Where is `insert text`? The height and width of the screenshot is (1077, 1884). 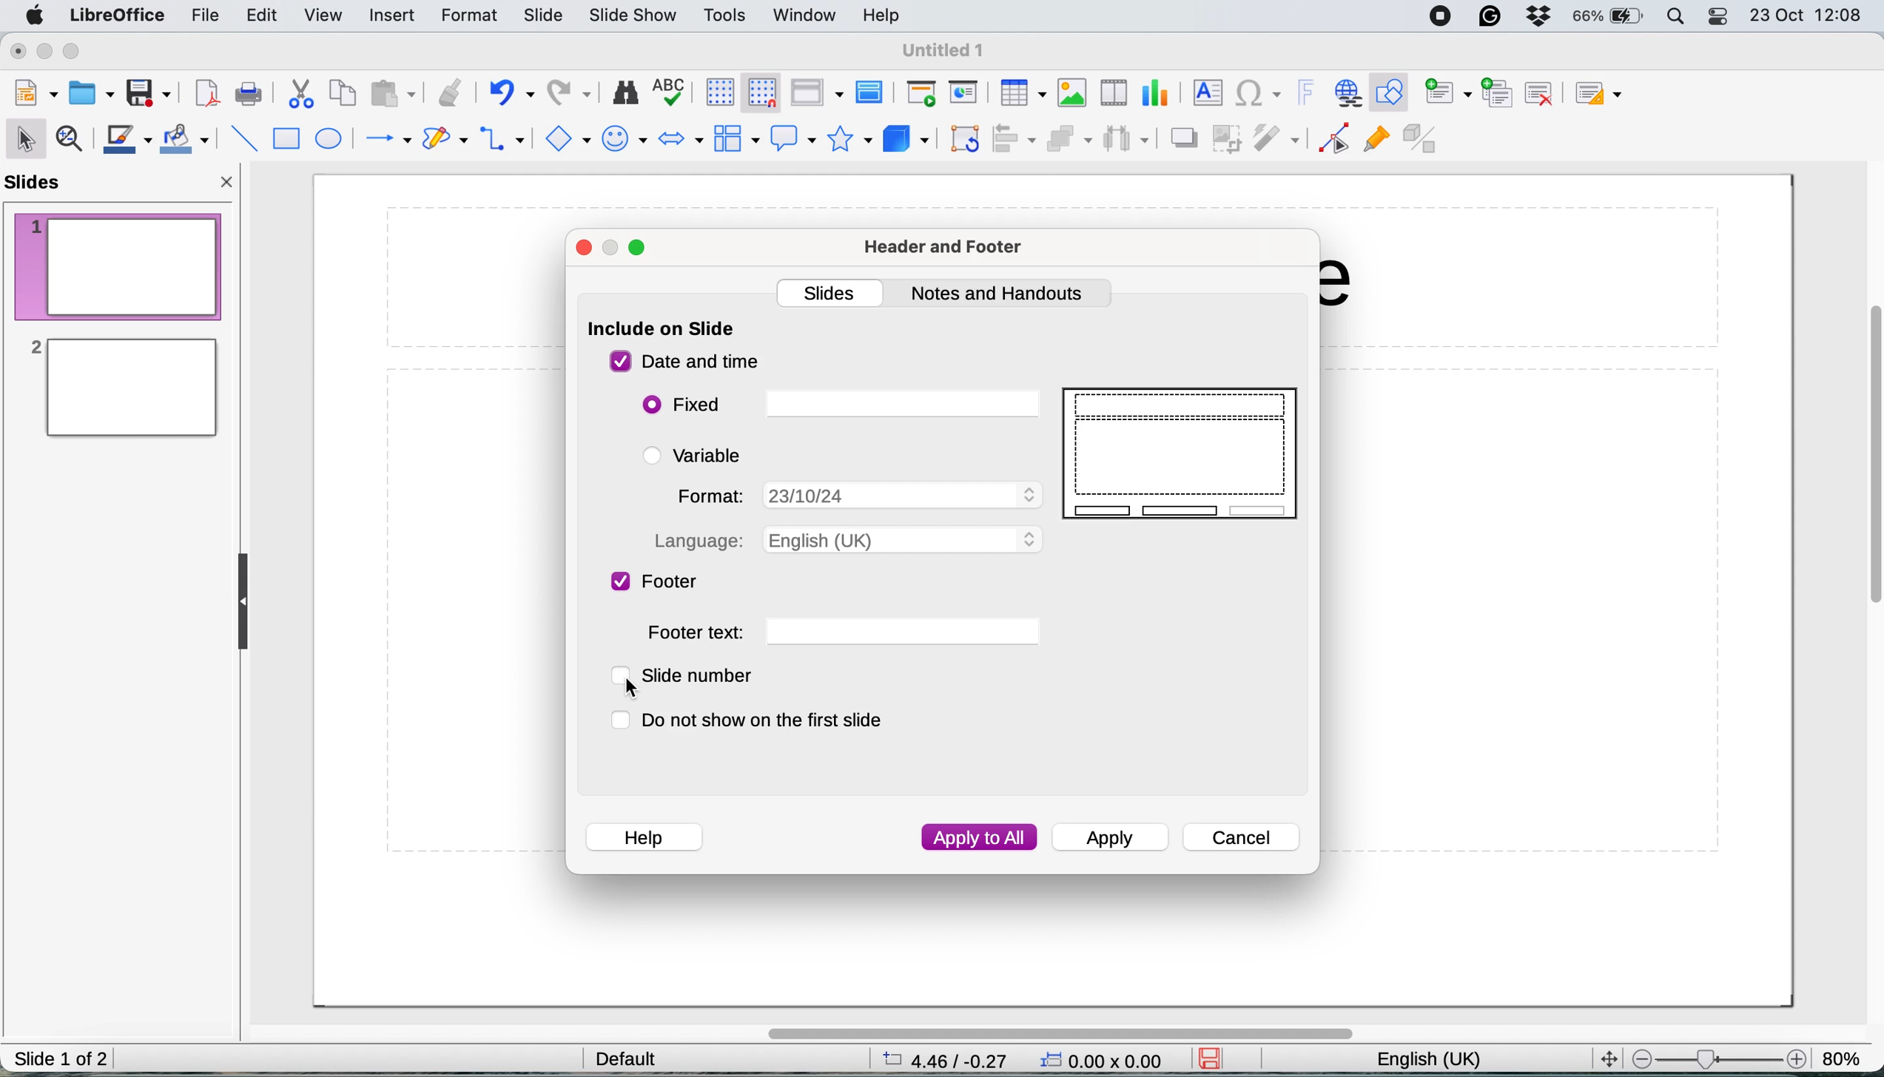 insert text is located at coordinates (1205, 92).